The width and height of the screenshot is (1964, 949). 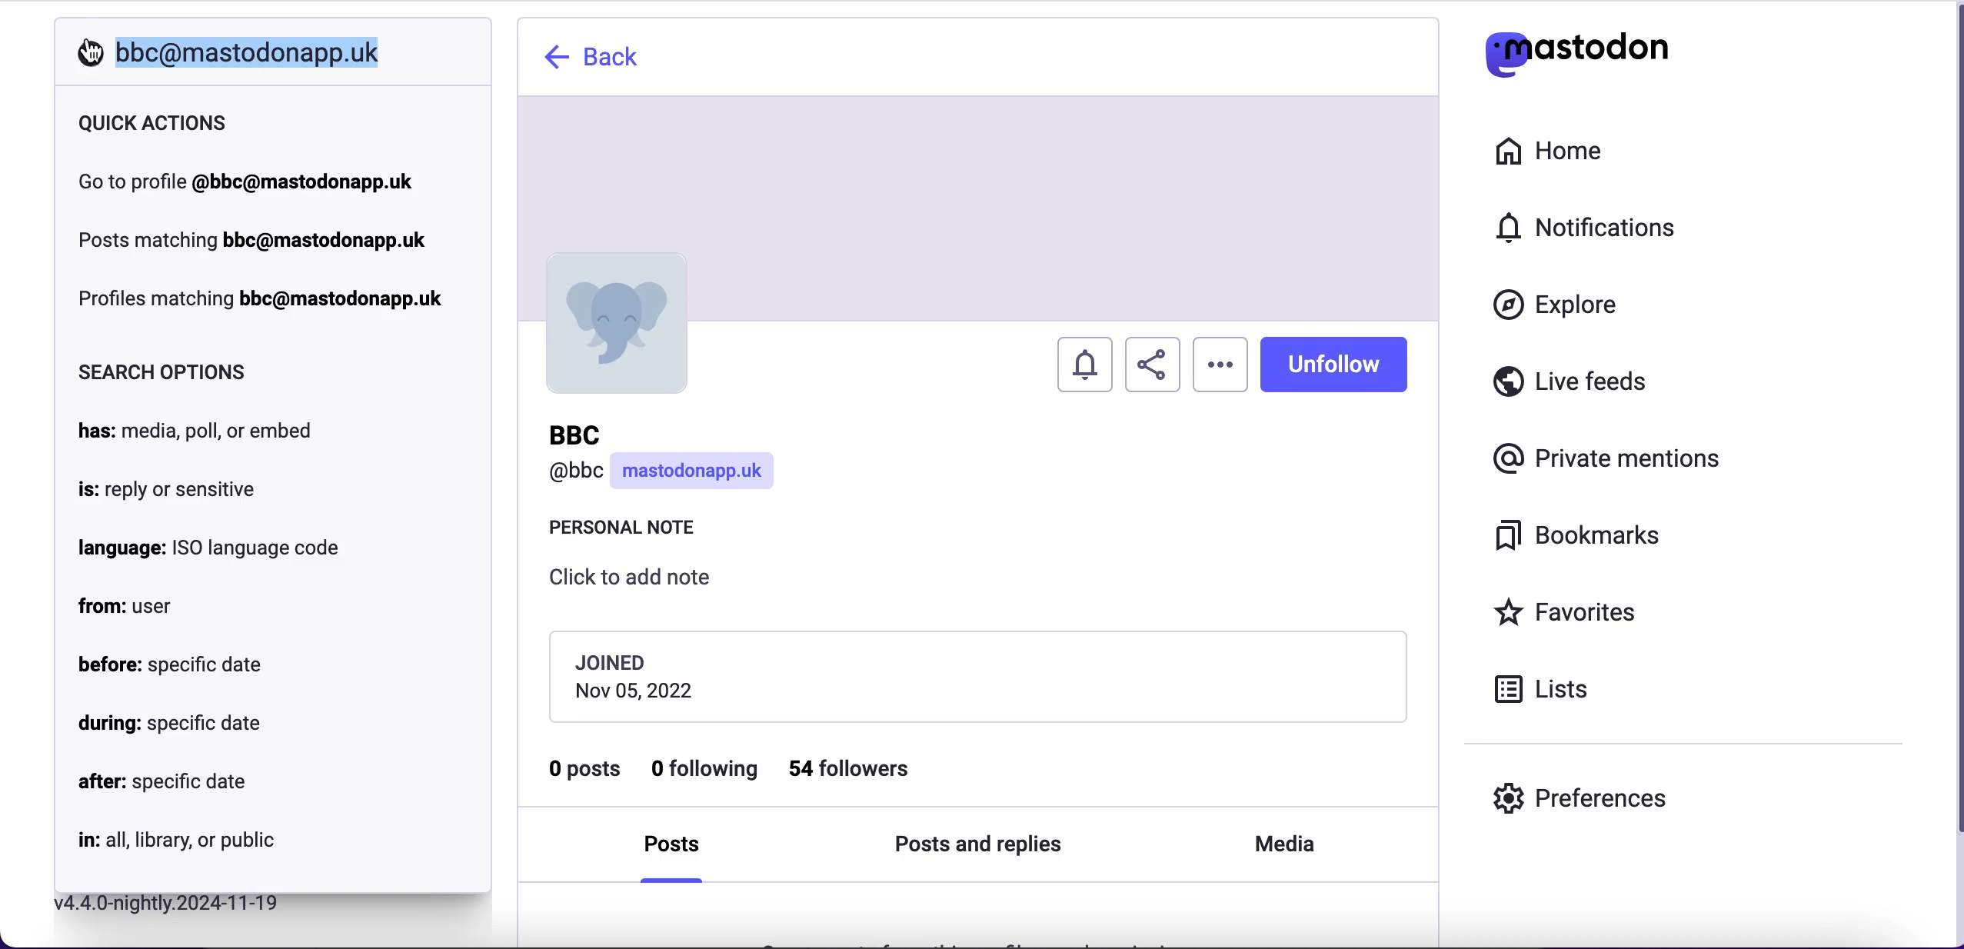 I want to click on posts, so click(x=677, y=850).